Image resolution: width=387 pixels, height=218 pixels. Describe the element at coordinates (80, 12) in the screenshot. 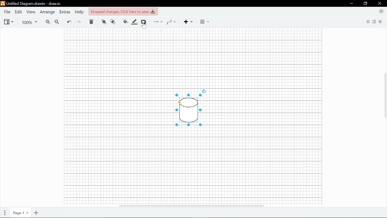

I see `Help` at that location.